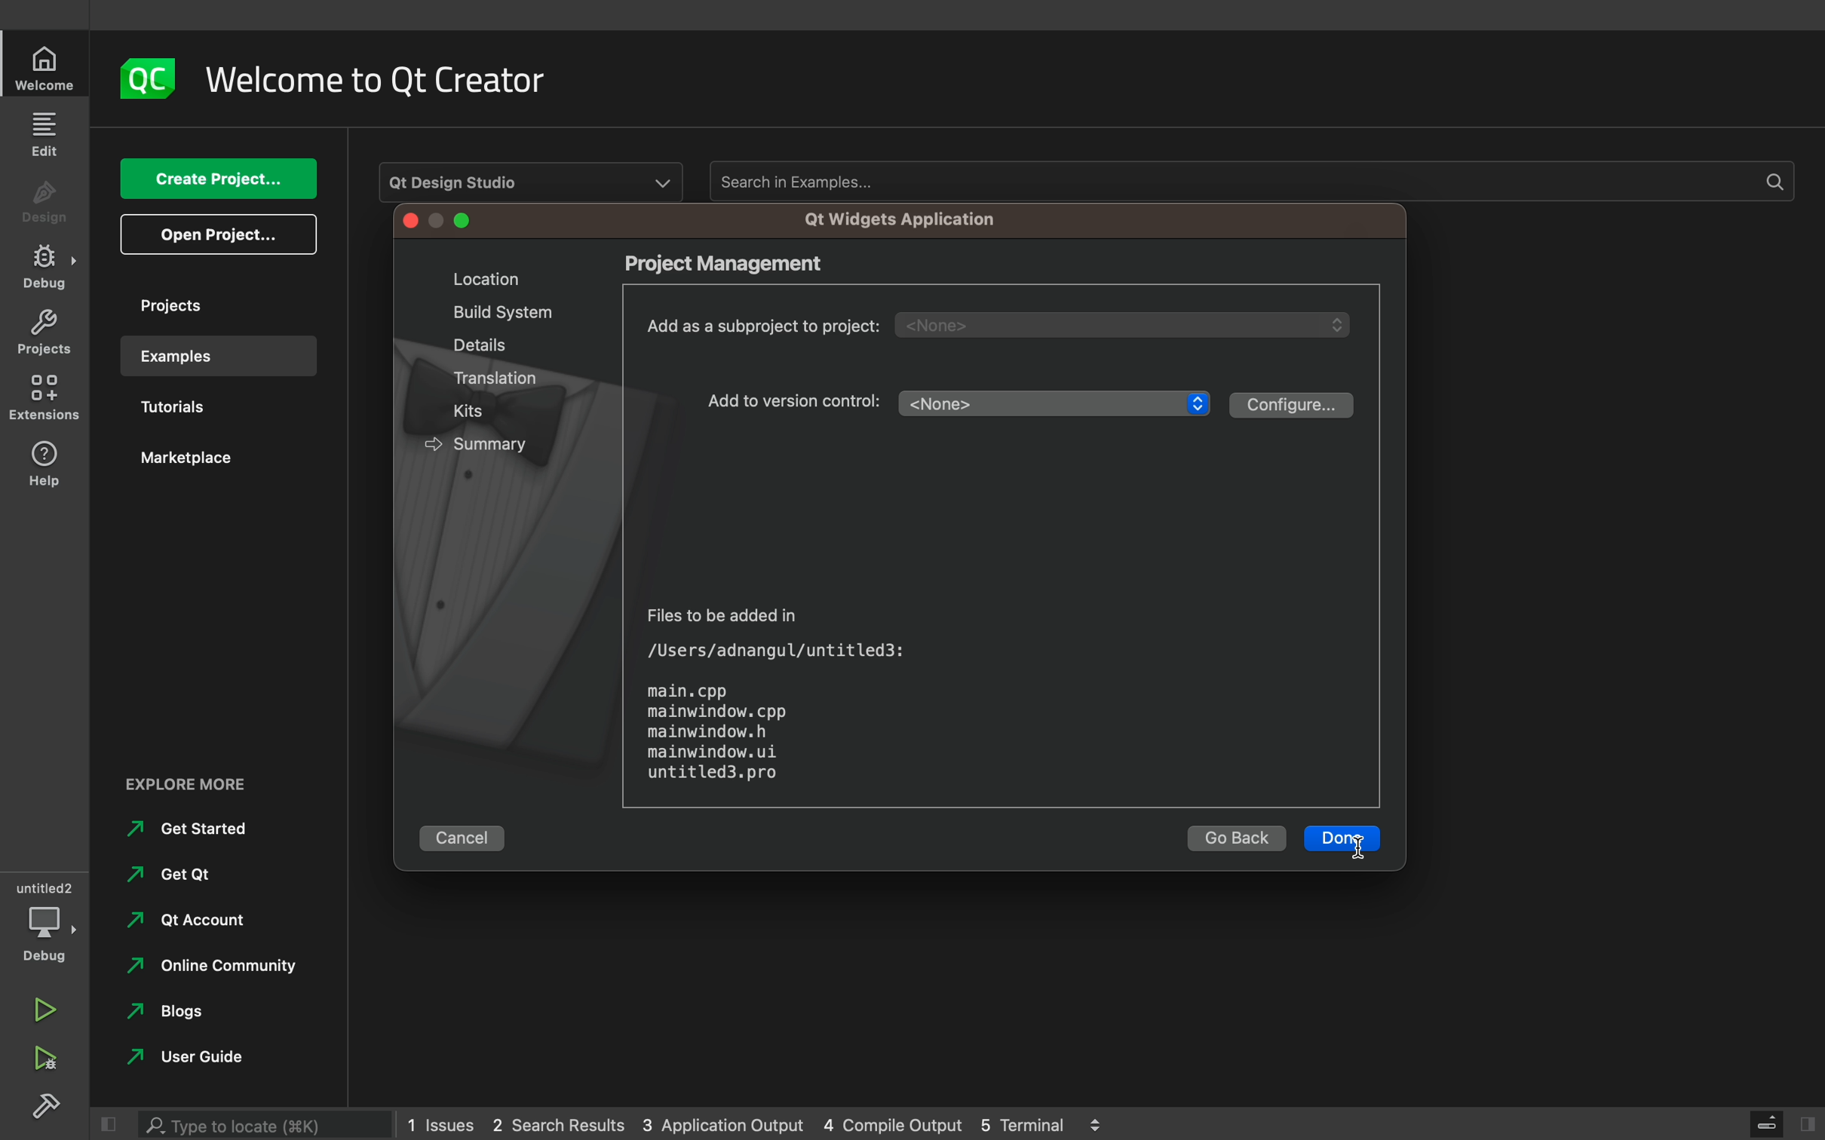 Image resolution: width=1825 pixels, height=1140 pixels. Describe the element at coordinates (896, 1126) in the screenshot. I see `4 console output` at that location.